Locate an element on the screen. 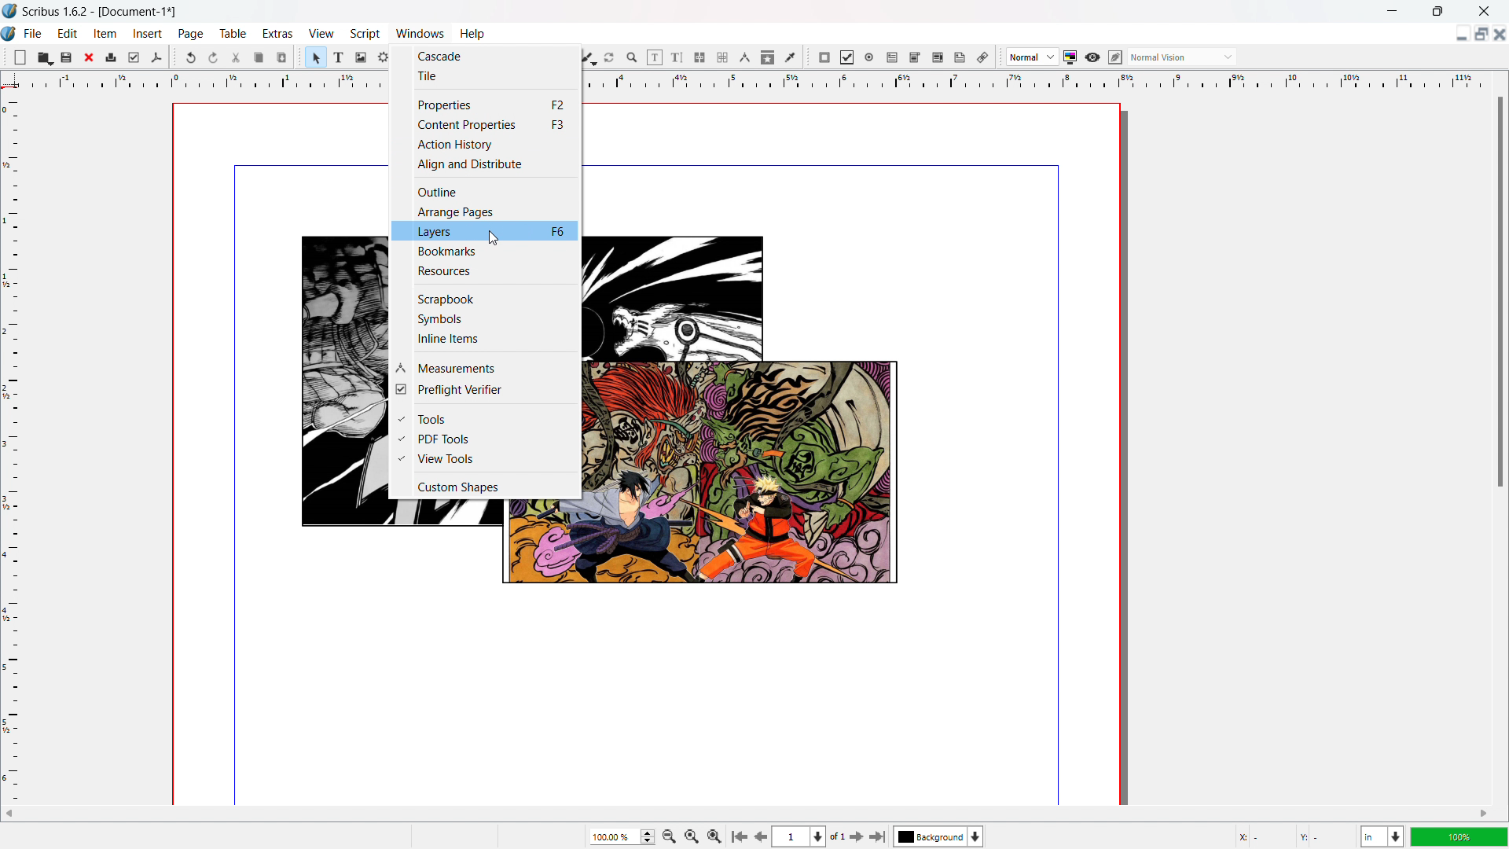 This screenshot has width=1509, height=849. rotate item is located at coordinates (611, 57).